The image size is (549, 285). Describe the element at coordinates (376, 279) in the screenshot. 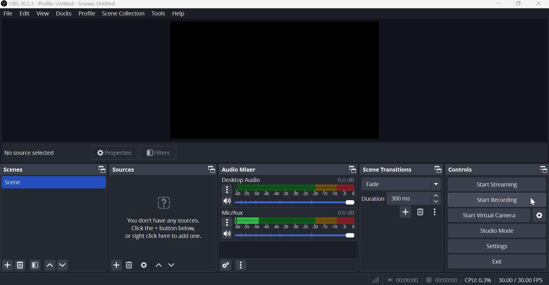

I see `Connection Status Indicator` at that location.